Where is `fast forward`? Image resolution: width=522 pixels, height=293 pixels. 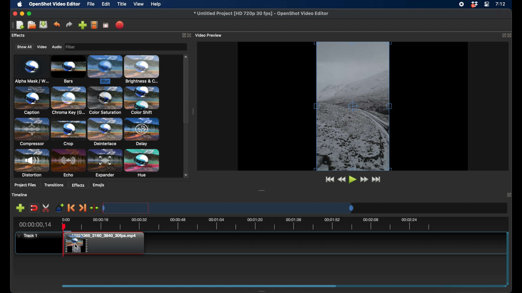
fast forward is located at coordinates (365, 180).